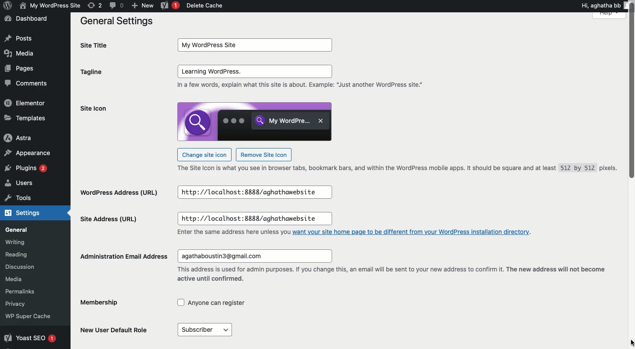 This screenshot has width=635, height=349. I want to click on agathaboustin3@gmail.com, so click(251, 256).